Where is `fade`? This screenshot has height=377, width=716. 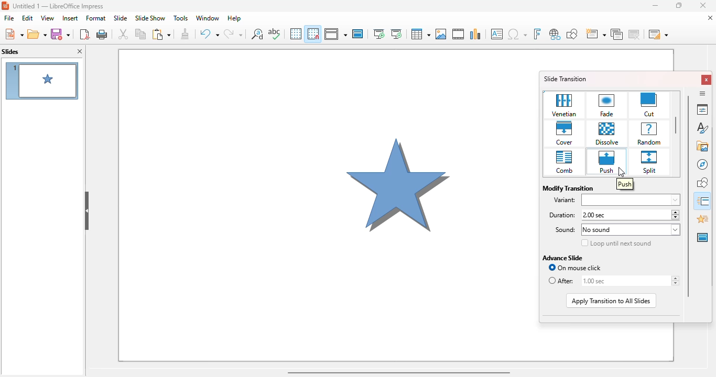
fade is located at coordinates (607, 105).